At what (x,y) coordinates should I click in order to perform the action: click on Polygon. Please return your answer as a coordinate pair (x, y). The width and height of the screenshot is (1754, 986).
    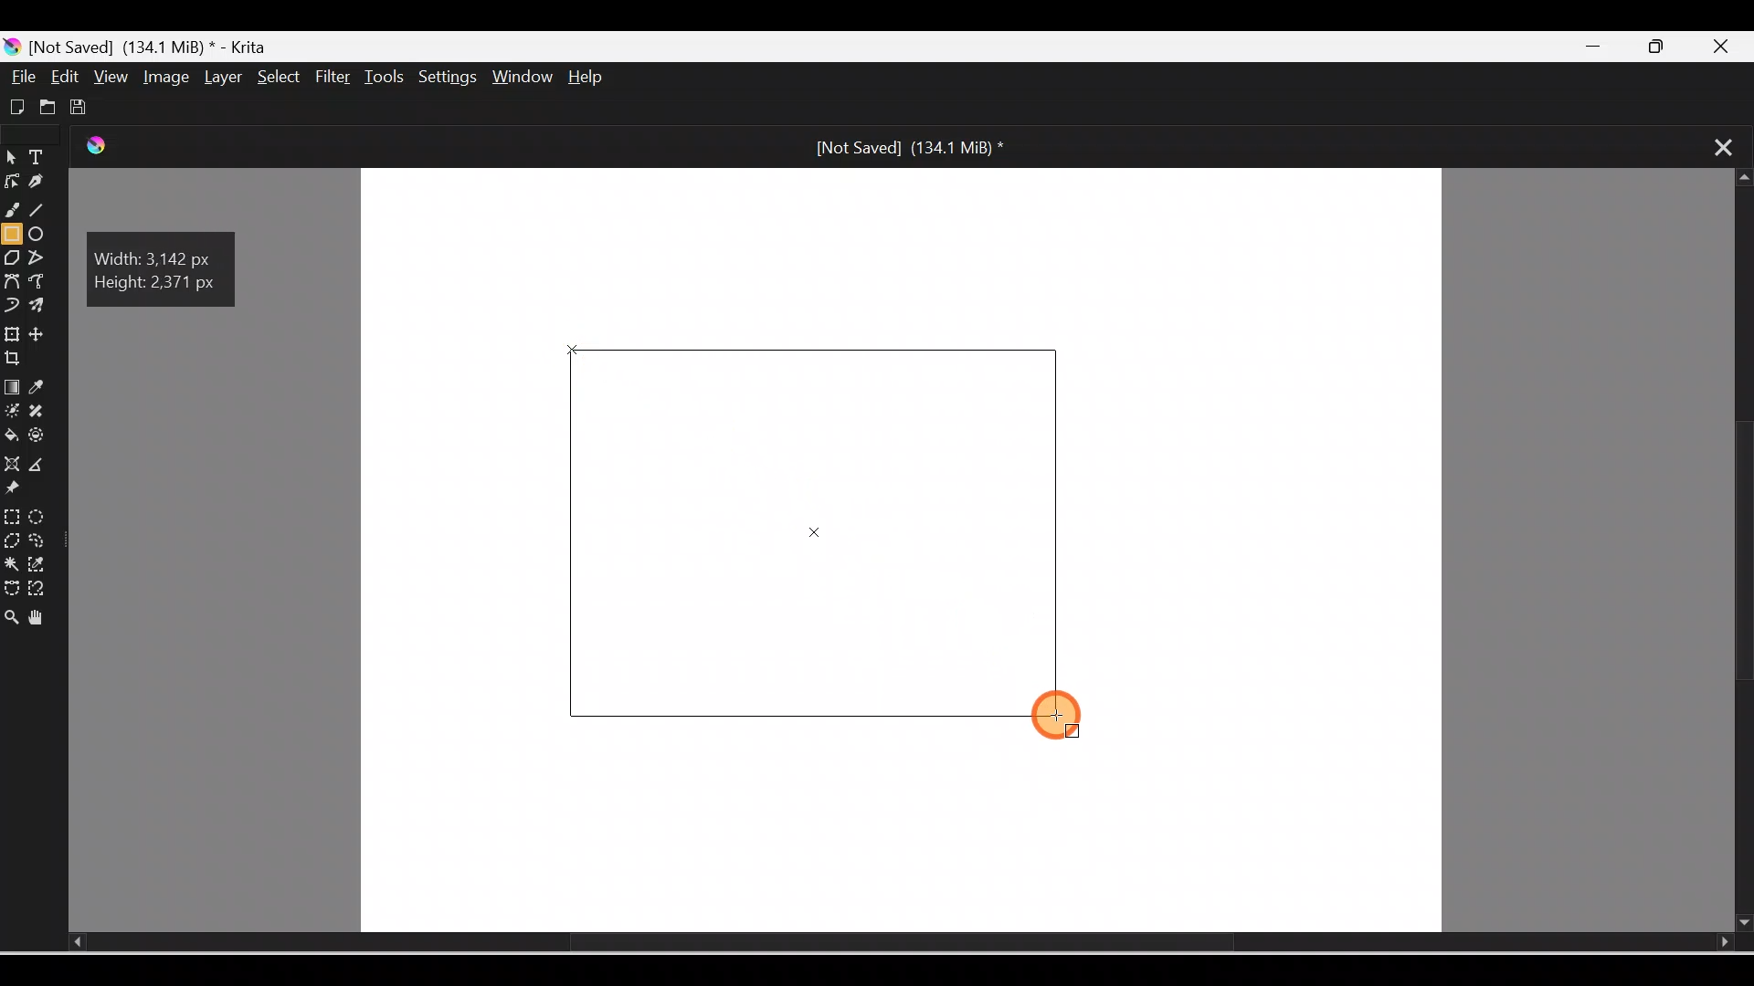
    Looking at the image, I should click on (11, 257).